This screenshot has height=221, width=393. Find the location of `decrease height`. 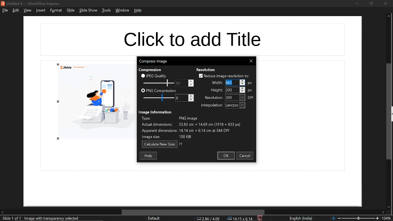

decrease height is located at coordinates (243, 91).